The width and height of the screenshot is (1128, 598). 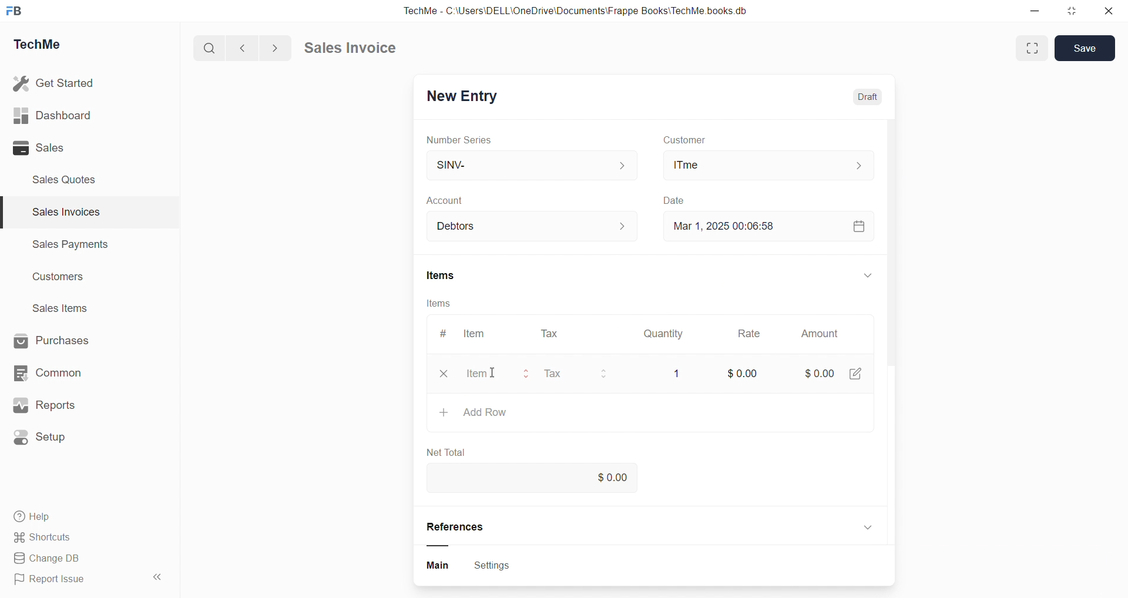 I want to click on Increase decrease button, so click(x=630, y=227).